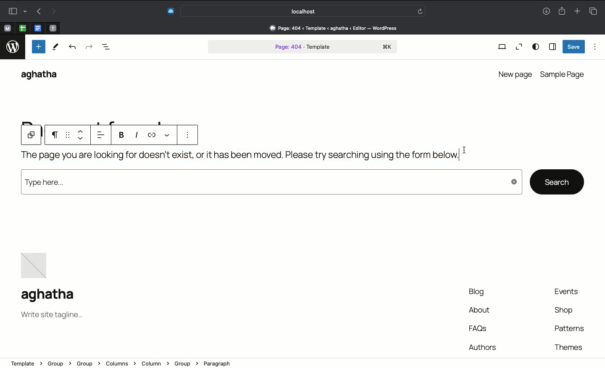  I want to click on Move up down, so click(82, 135).